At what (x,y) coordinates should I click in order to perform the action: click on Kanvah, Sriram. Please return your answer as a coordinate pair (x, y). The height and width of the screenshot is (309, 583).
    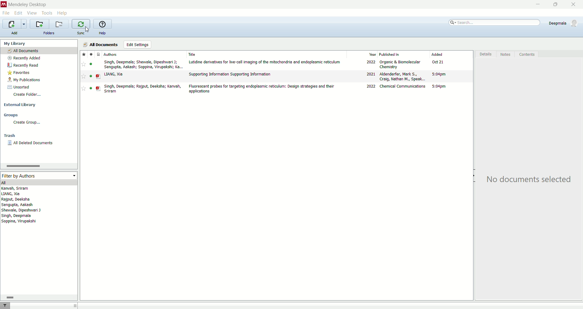
    Looking at the image, I should click on (15, 188).